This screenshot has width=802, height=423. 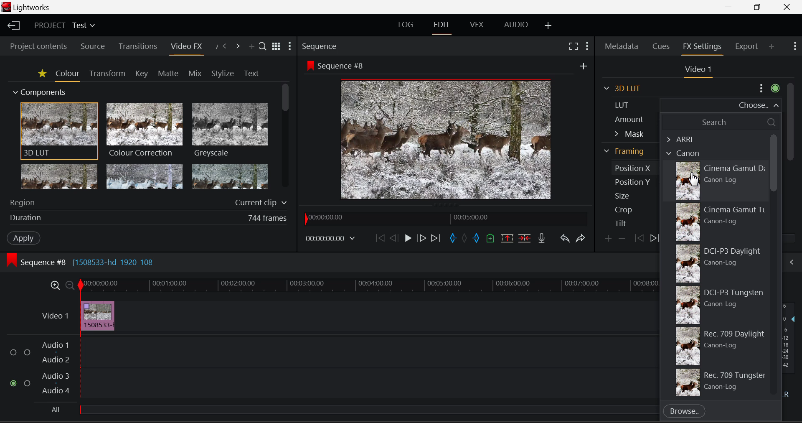 I want to click on Minimize, so click(x=759, y=7).